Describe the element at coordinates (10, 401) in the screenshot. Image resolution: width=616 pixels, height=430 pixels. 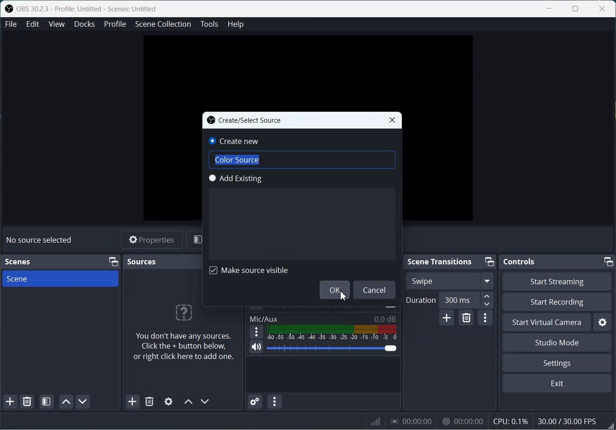
I see `Add Scene` at that location.